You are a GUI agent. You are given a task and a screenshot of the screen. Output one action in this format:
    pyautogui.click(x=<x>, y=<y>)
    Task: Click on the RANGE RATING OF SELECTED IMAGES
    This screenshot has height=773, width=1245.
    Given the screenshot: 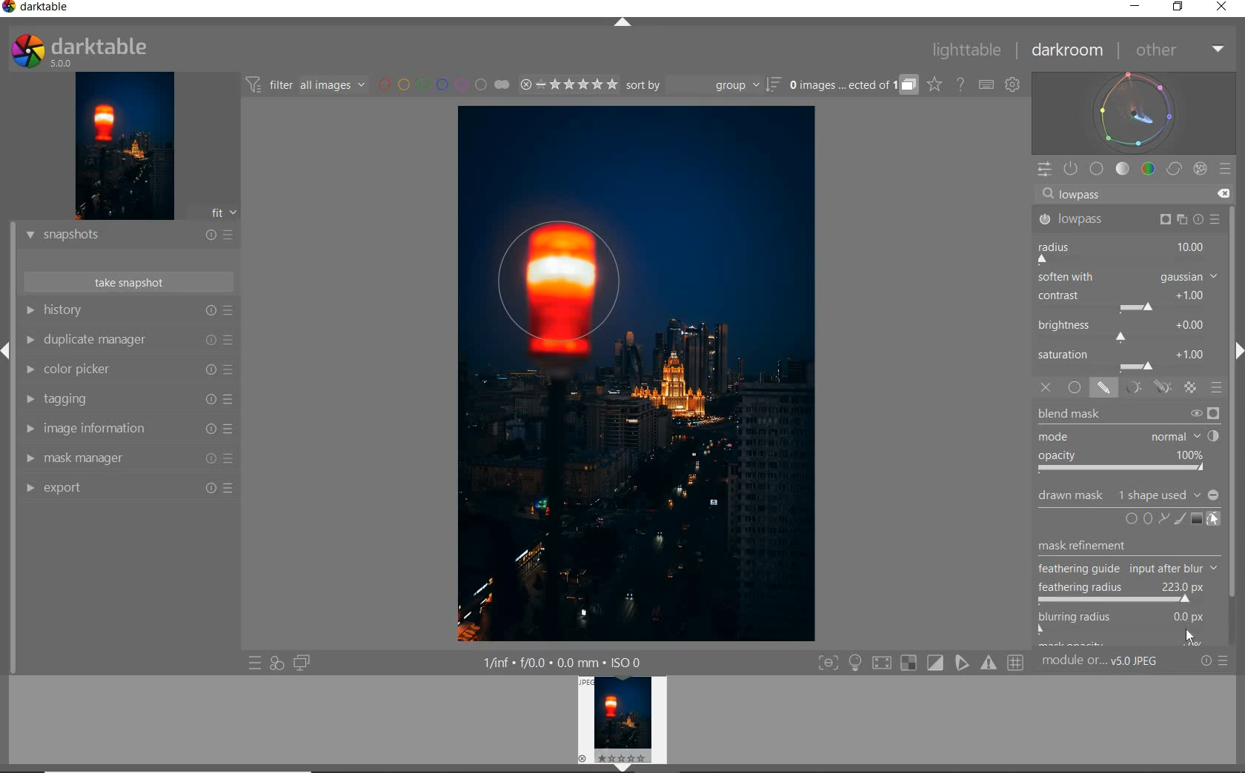 What is the action you would take?
    pyautogui.click(x=566, y=86)
    